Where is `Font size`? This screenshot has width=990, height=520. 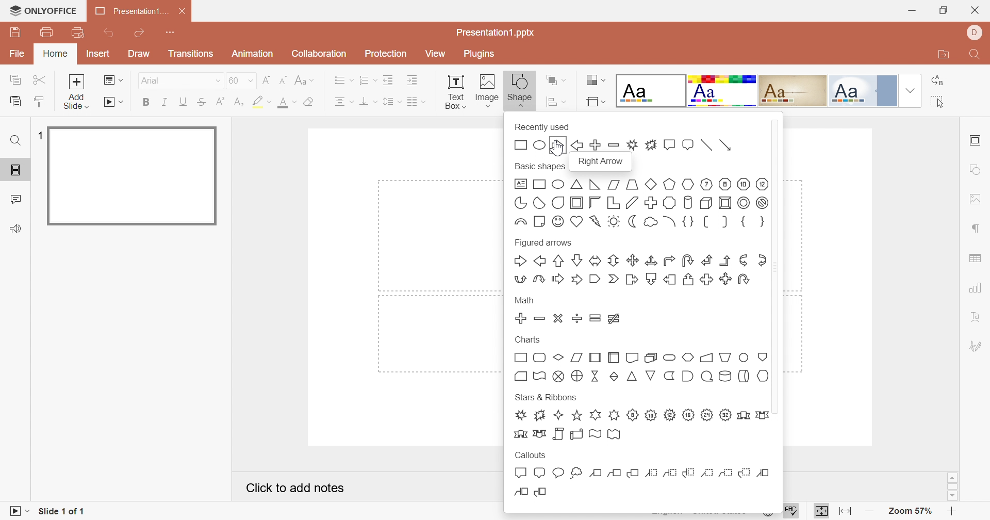 Font size is located at coordinates (242, 80).